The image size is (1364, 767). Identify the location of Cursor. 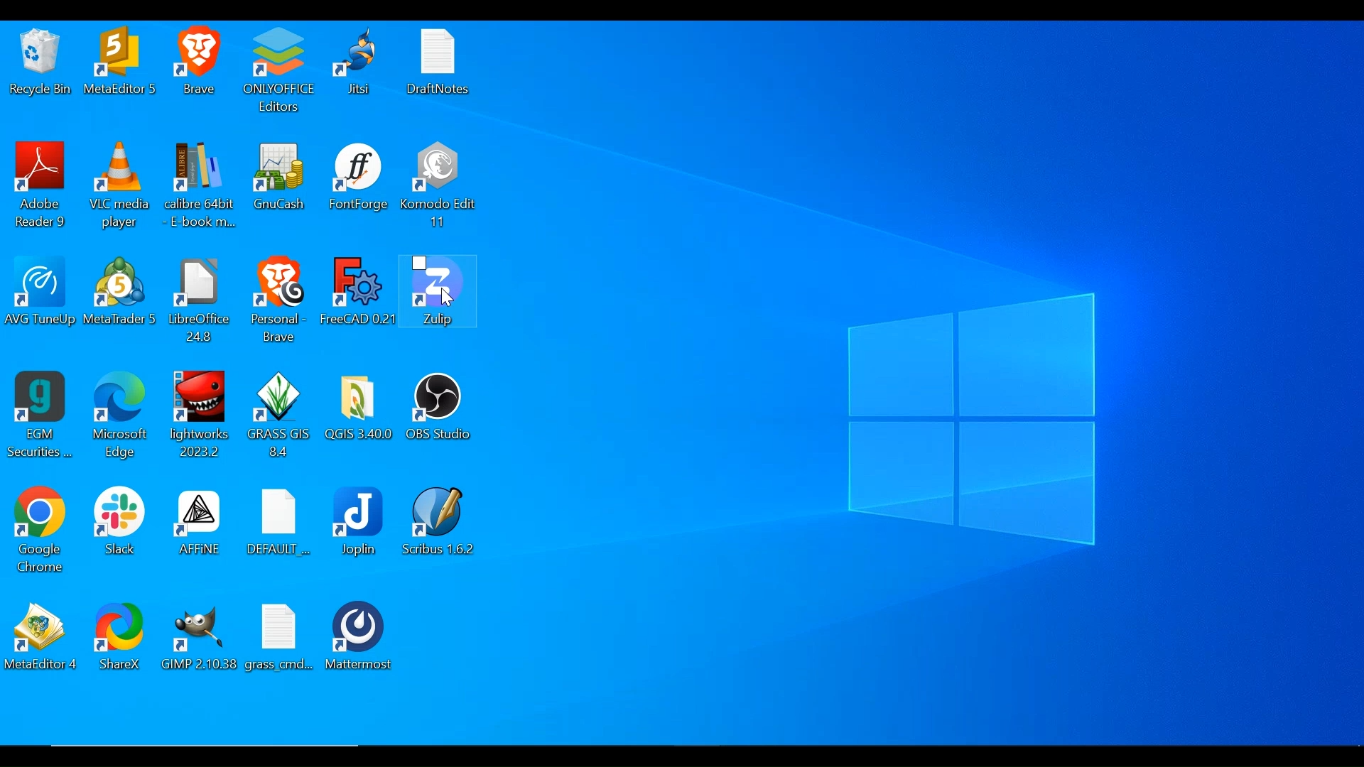
(444, 299).